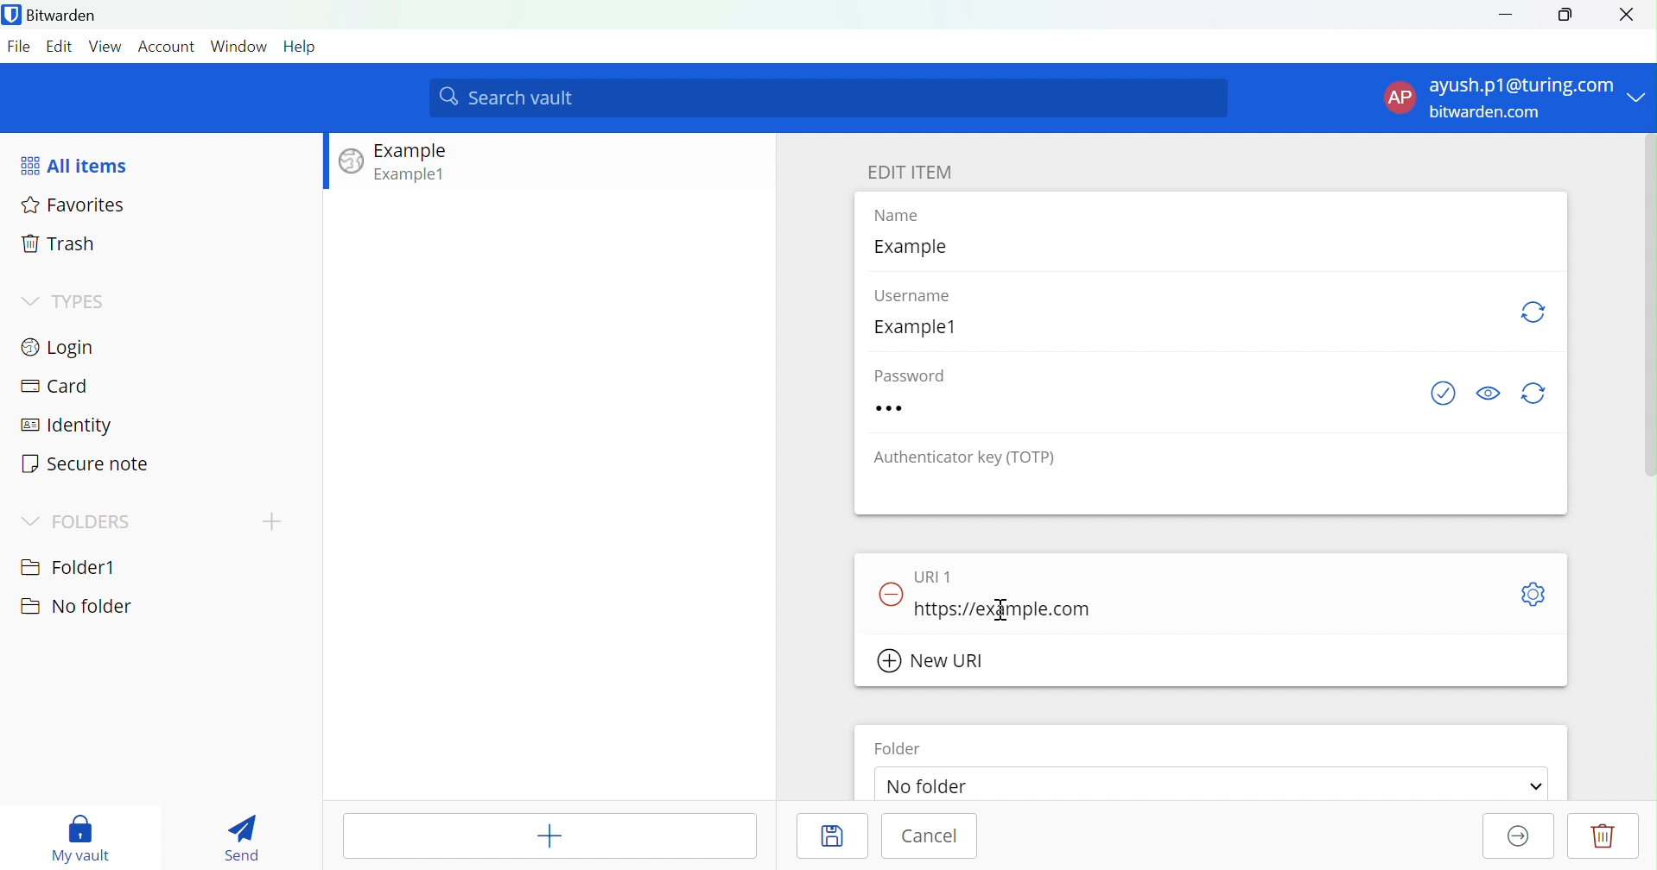 The height and width of the screenshot is (870, 1657). What do you see at coordinates (994, 613) in the screenshot?
I see `cursor` at bounding box center [994, 613].